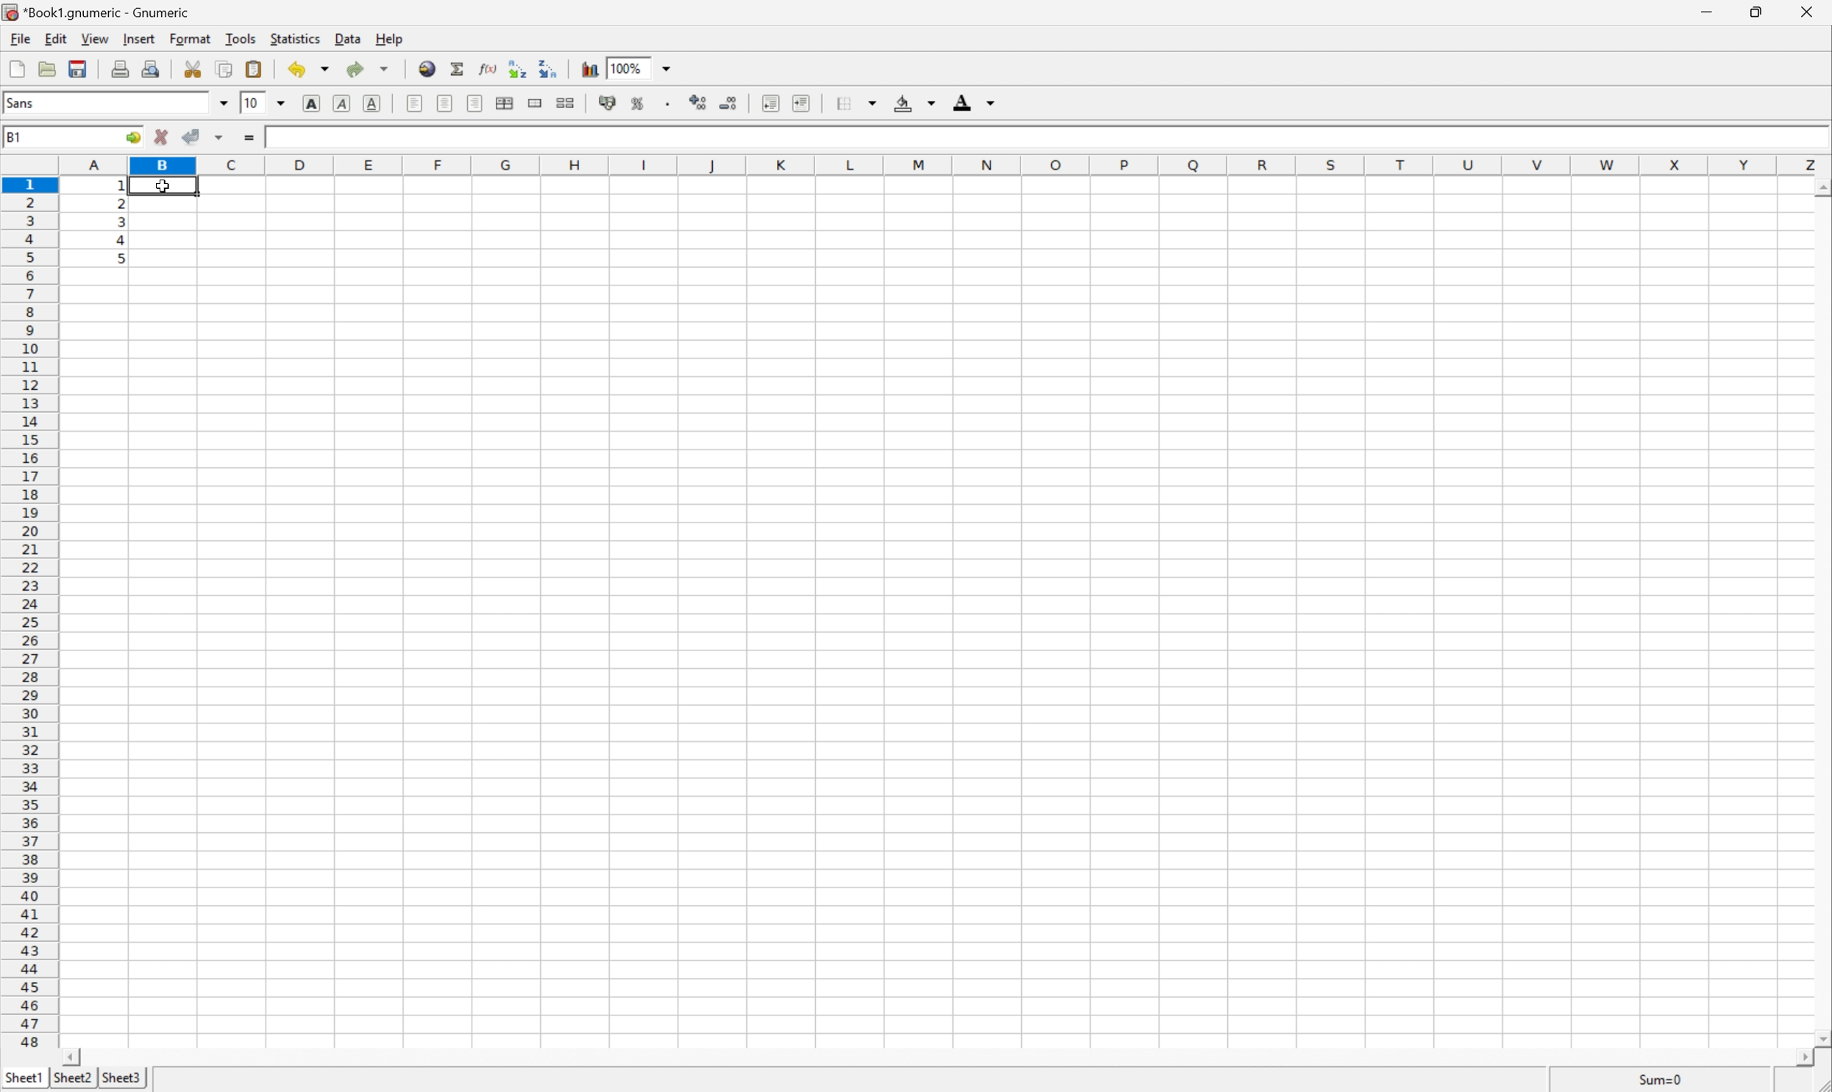  I want to click on Insert a hyperlink, so click(427, 69).